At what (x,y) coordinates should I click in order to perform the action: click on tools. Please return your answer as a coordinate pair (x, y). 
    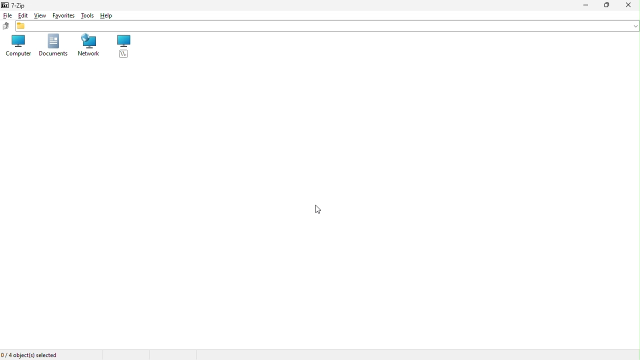
    Looking at the image, I should click on (87, 16).